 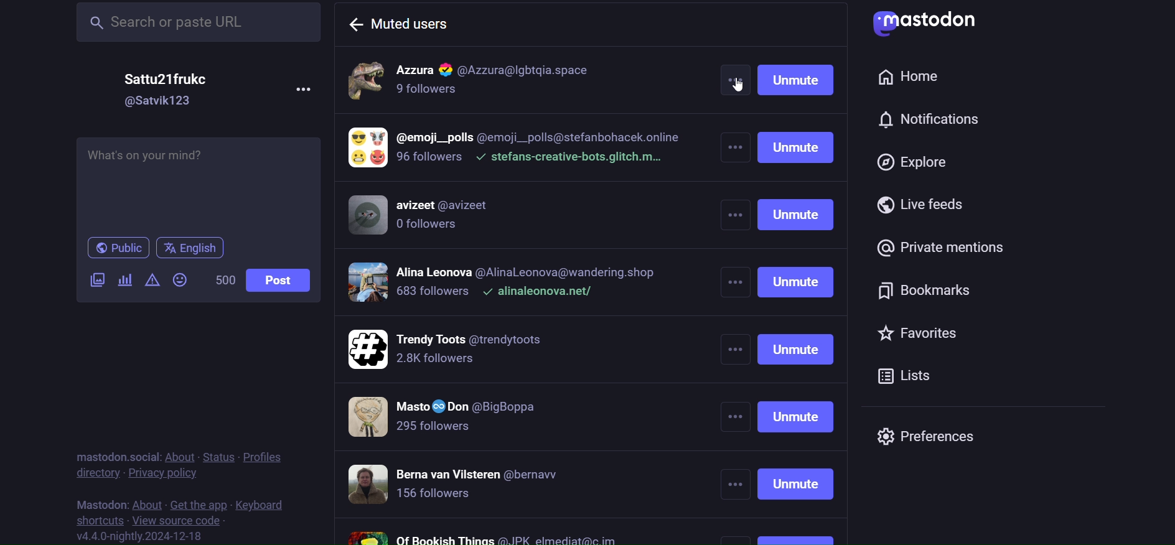 I want to click on content warning, so click(x=151, y=278).